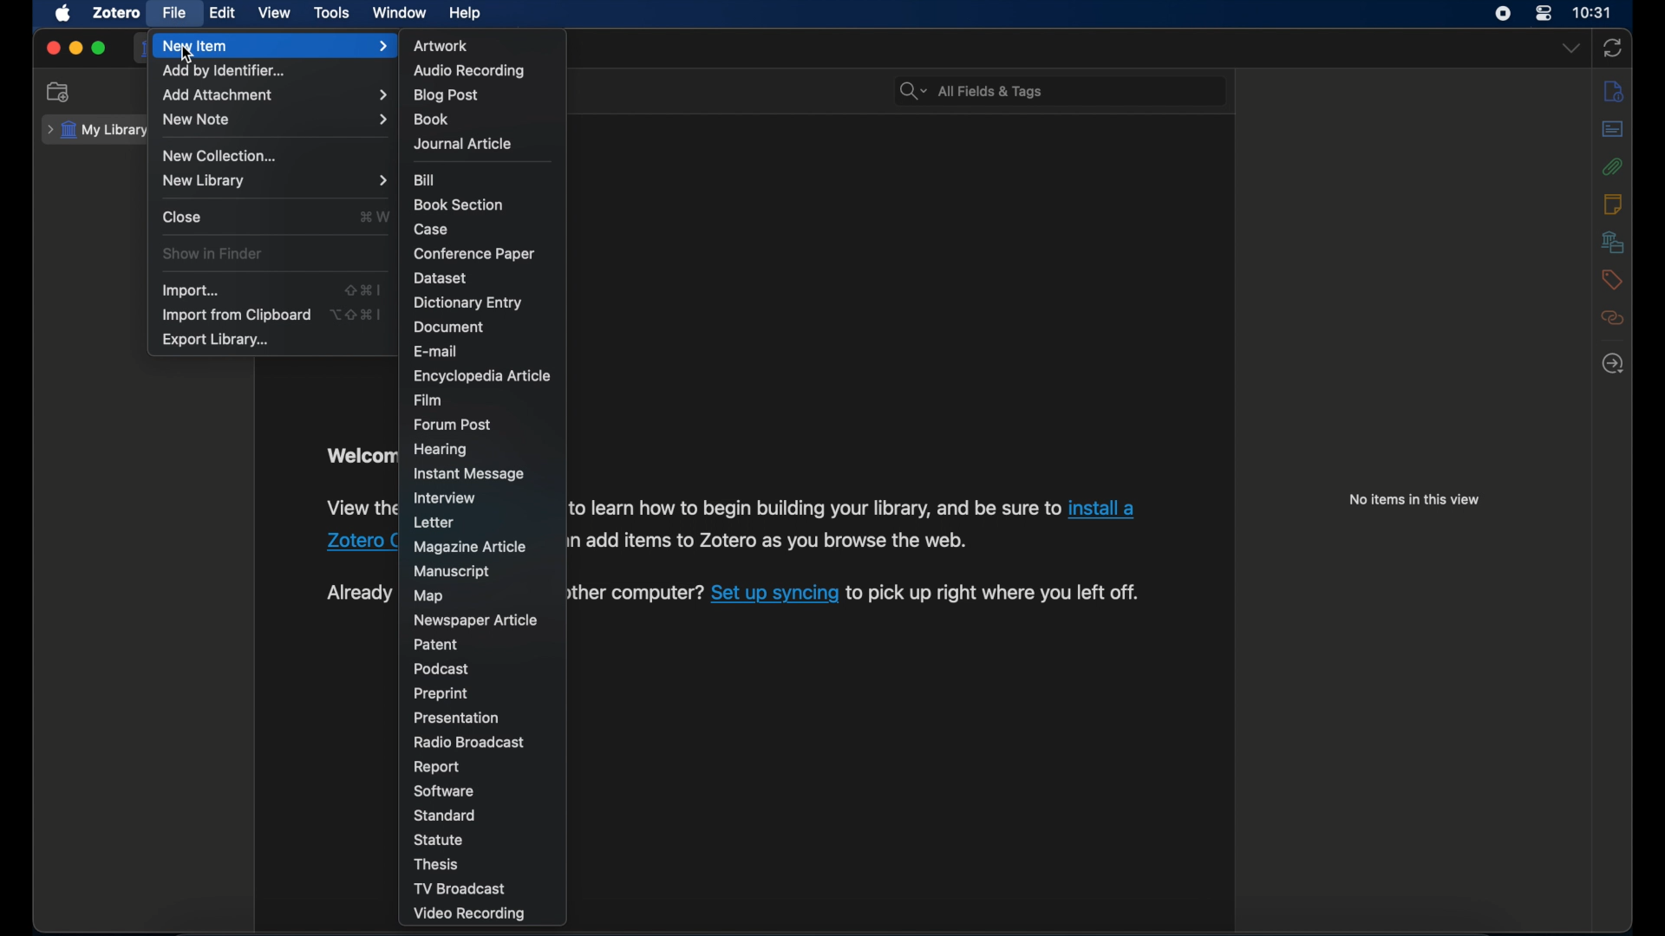 This screenshot has width=1665, height=936. I want to click on standard, so click(443, 815).